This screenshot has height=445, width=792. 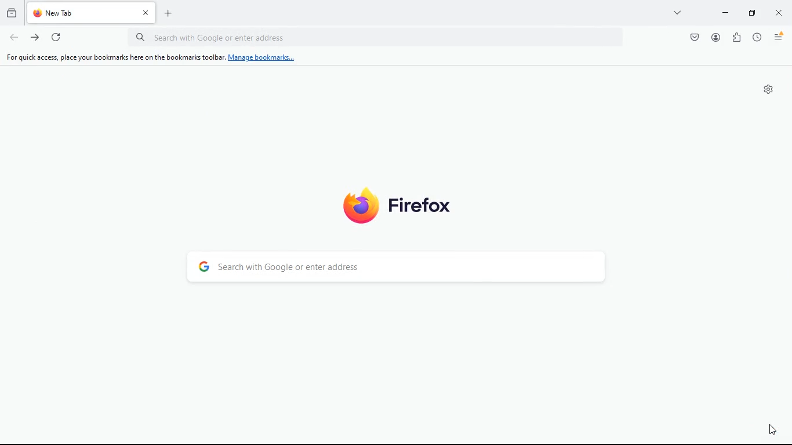 I want to click on extensions, so click(x=737, y=37).